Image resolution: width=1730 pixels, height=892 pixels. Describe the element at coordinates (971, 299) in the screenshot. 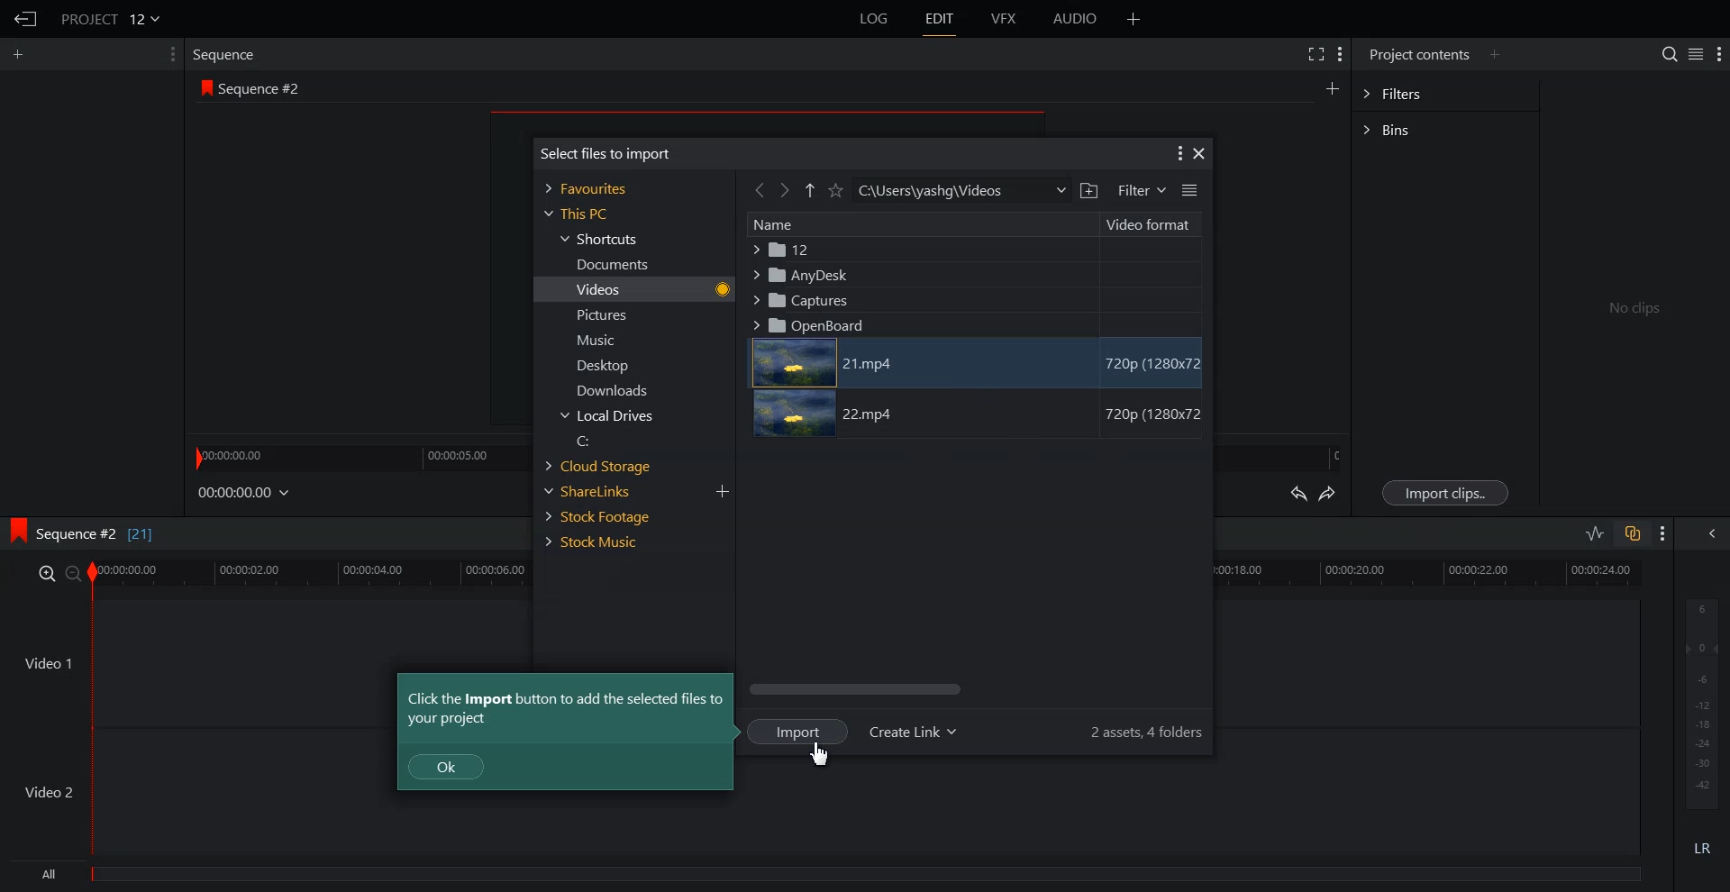

I see `Capture` at that location.